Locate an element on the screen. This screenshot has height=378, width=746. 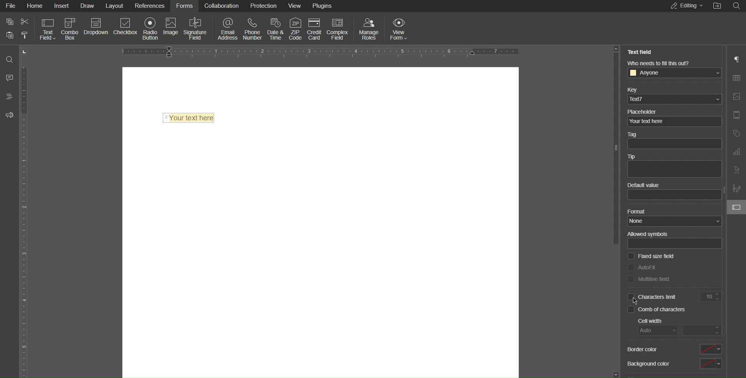
paste is located at coordinates (10, 35).